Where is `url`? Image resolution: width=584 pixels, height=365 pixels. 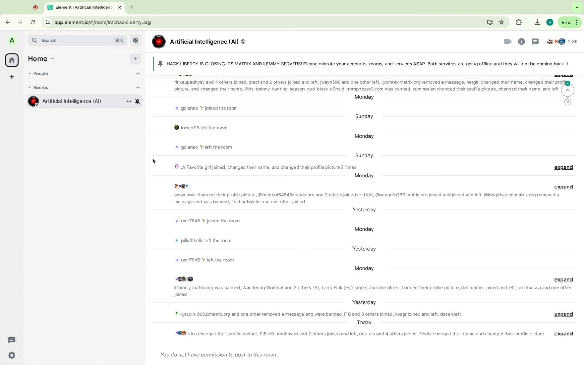
url is located at coordinates (110, 22).